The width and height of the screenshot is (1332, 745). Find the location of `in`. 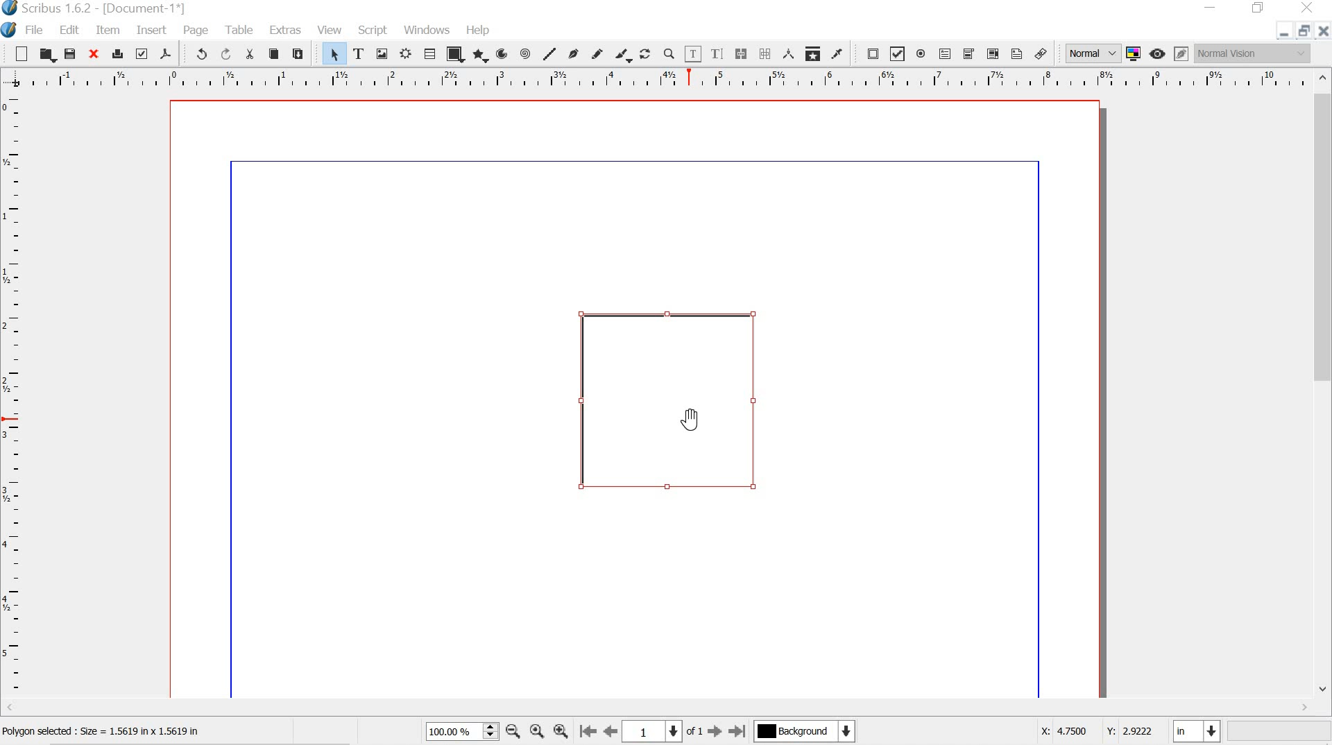

in is located at coordinates (1197, 731).